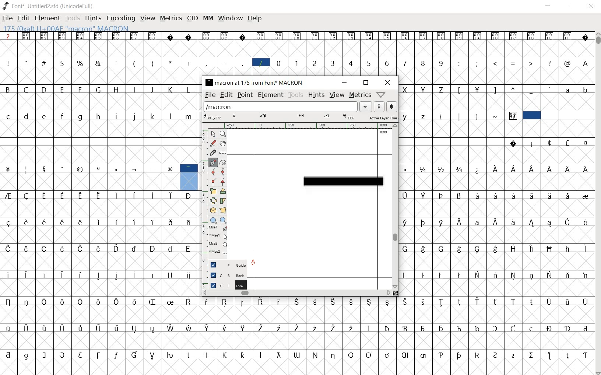  Describe the element at coordinates (99, 63) in the screenshot. I see `&` at that location.